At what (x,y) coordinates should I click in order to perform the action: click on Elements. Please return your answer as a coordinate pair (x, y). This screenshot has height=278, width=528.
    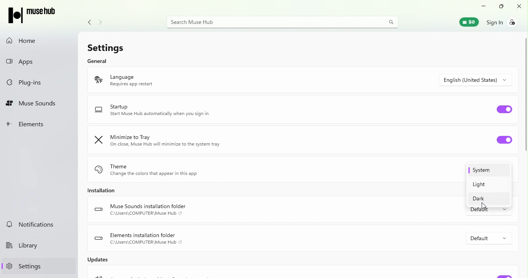
    Looking at the image, I should click on (27, 123).